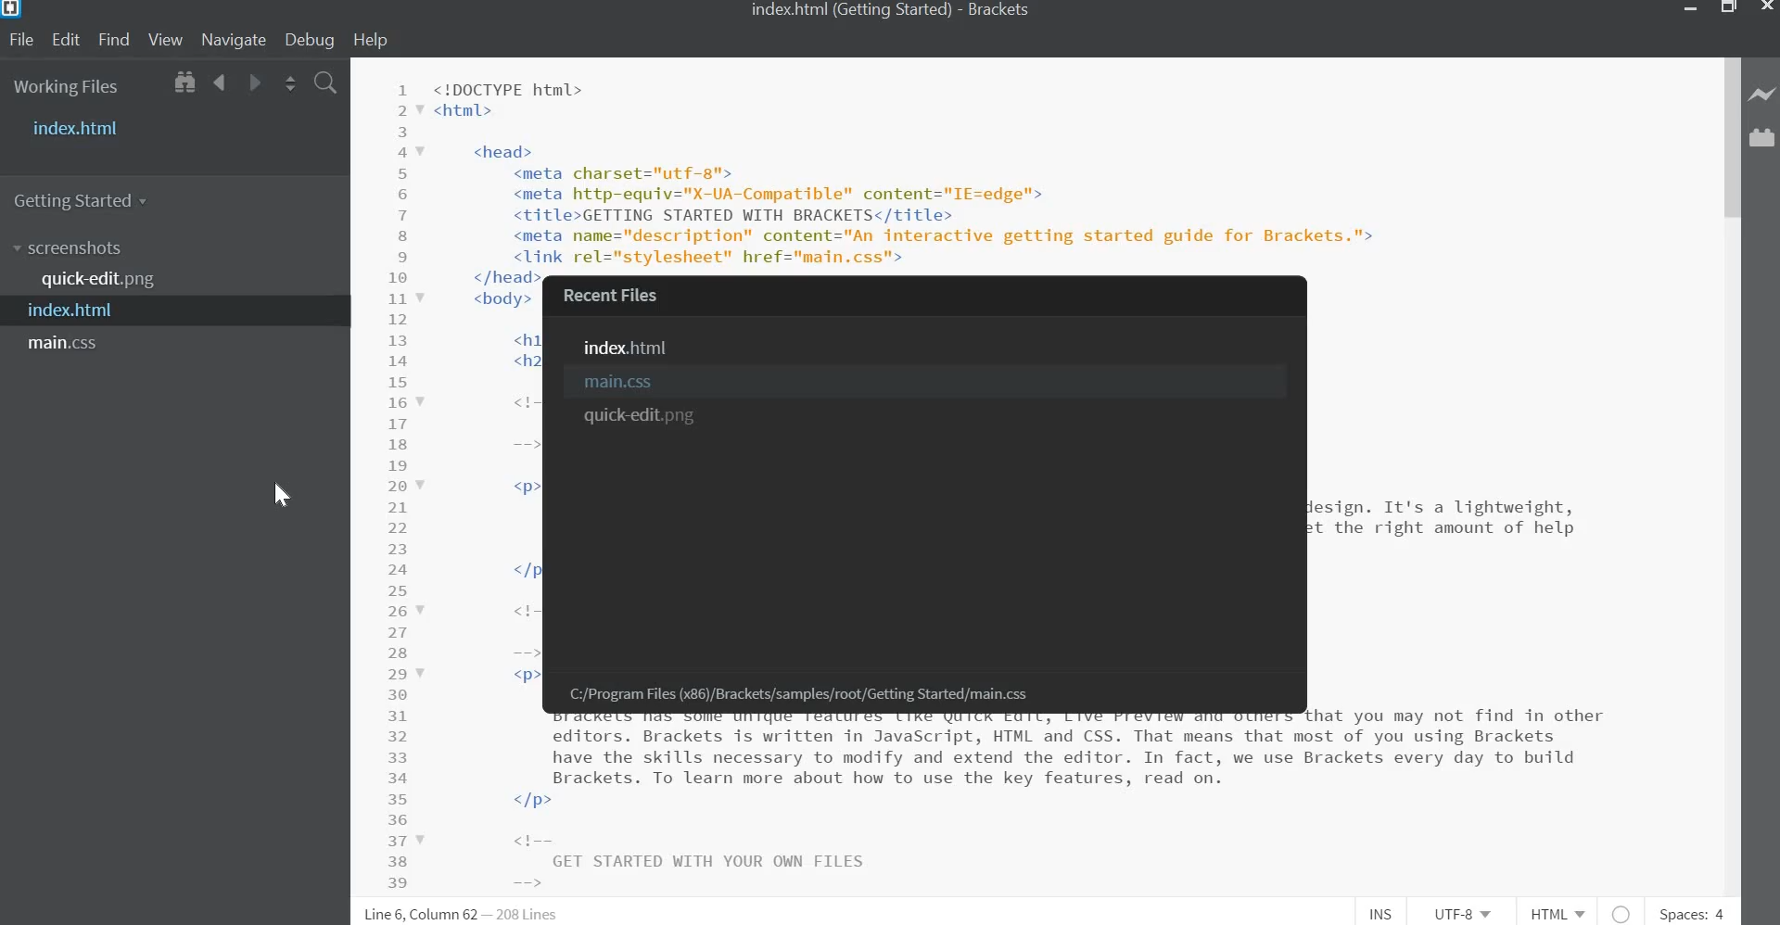  What do you see at coordinates (312, 40) in the screenshot?
I see `Debug` at bounding box center [312, 40].